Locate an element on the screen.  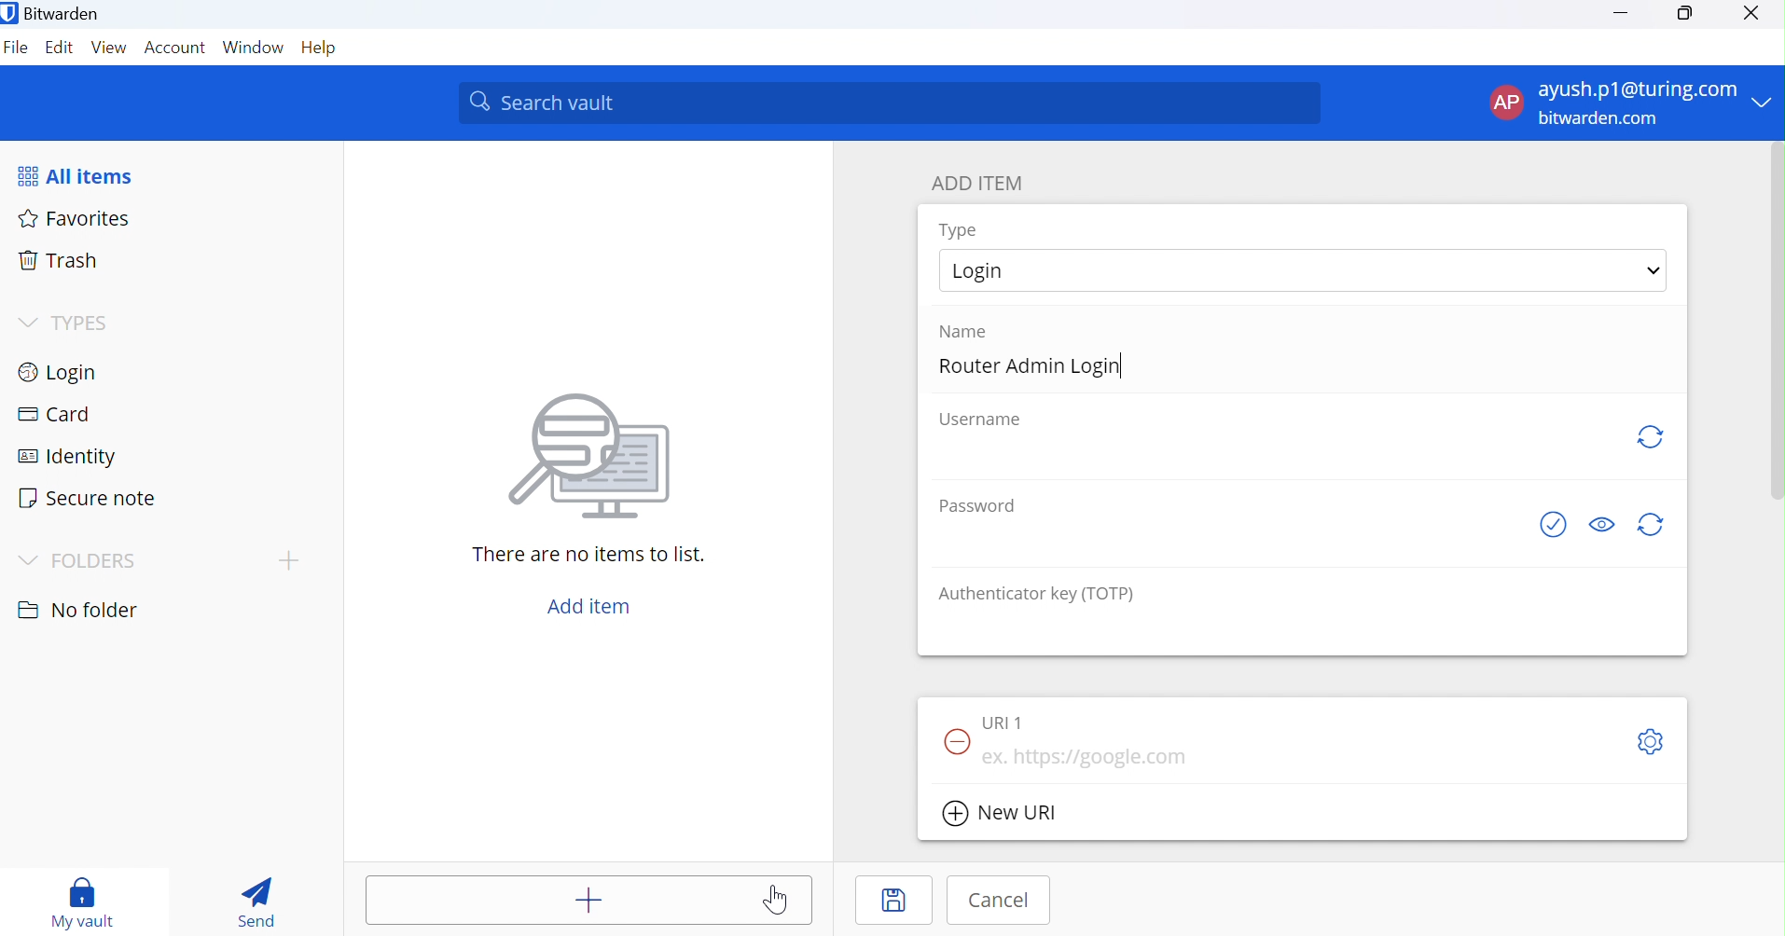
FOLDERS is located at coordinates (83, 557).